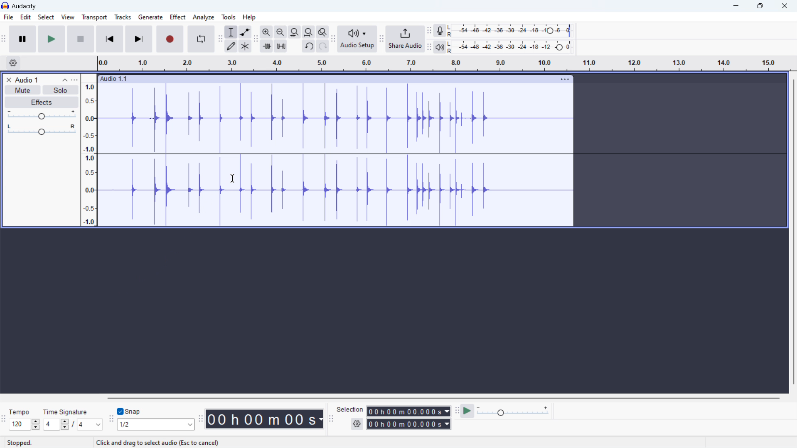 Image resolution: width=797 pixels, height=448 pixels. What do you see at coordinates (74, 80) in the screenshot?
I see `view menu` at bounding box center [74, 80].